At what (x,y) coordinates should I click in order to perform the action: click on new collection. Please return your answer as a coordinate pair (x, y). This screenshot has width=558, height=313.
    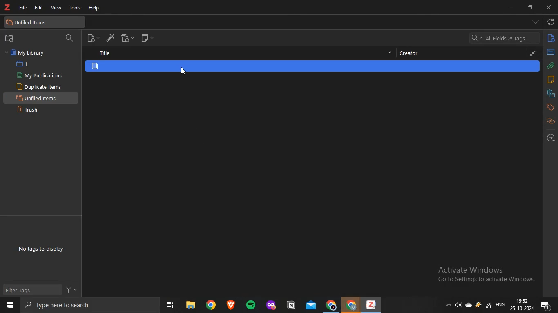
    Looking at the image, I should click on (11, 38).